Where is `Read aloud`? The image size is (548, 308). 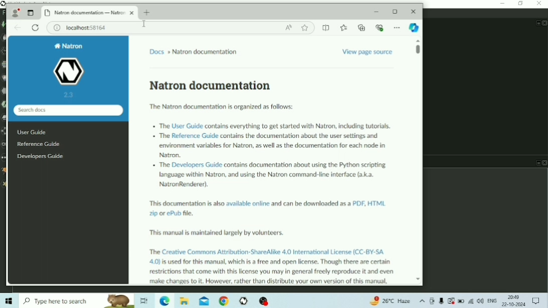 Read aloud is located at coordinates (289, 28).